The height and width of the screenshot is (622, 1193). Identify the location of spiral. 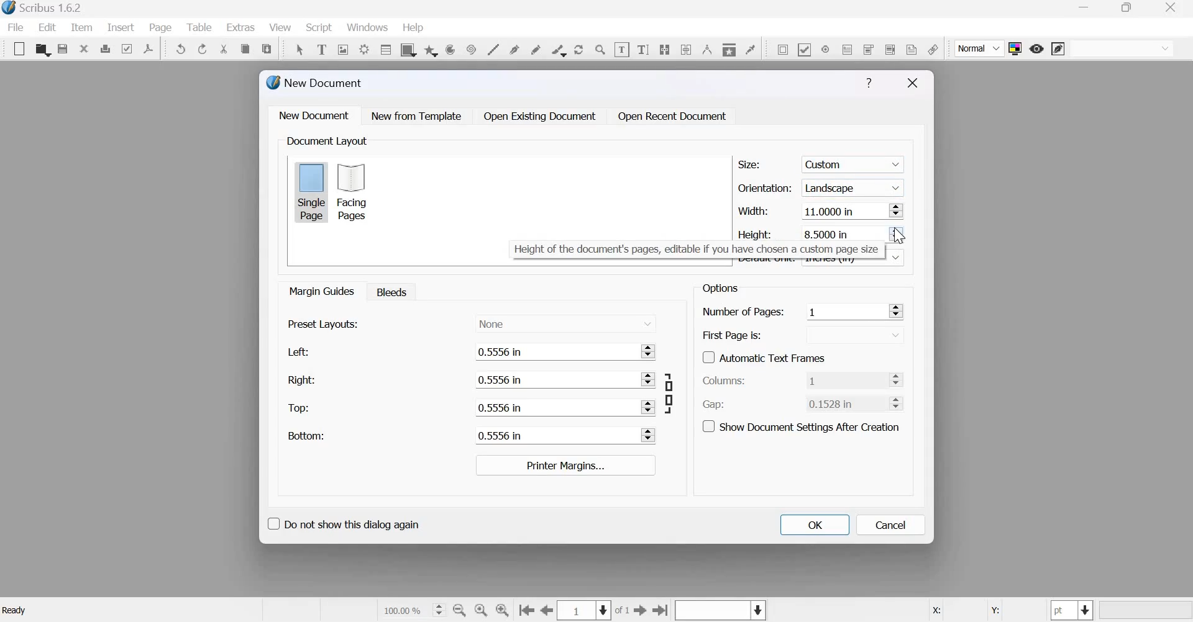
(470, 48).